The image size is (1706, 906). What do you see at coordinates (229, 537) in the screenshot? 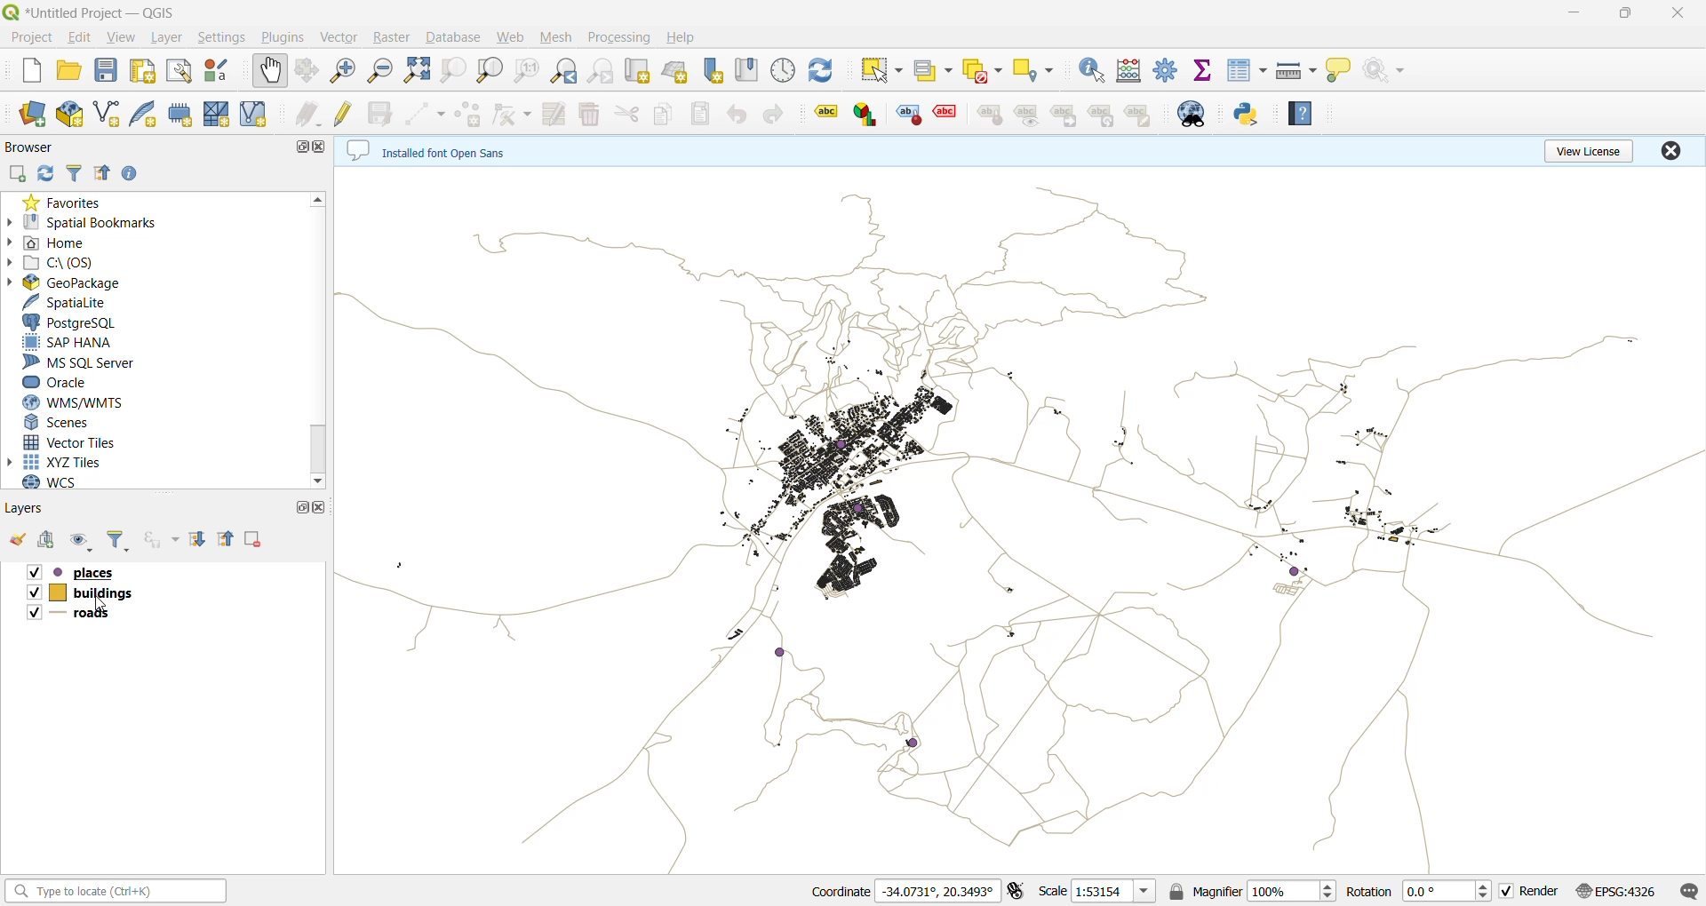
I see `collapse all` at bounding box center [229, 537].